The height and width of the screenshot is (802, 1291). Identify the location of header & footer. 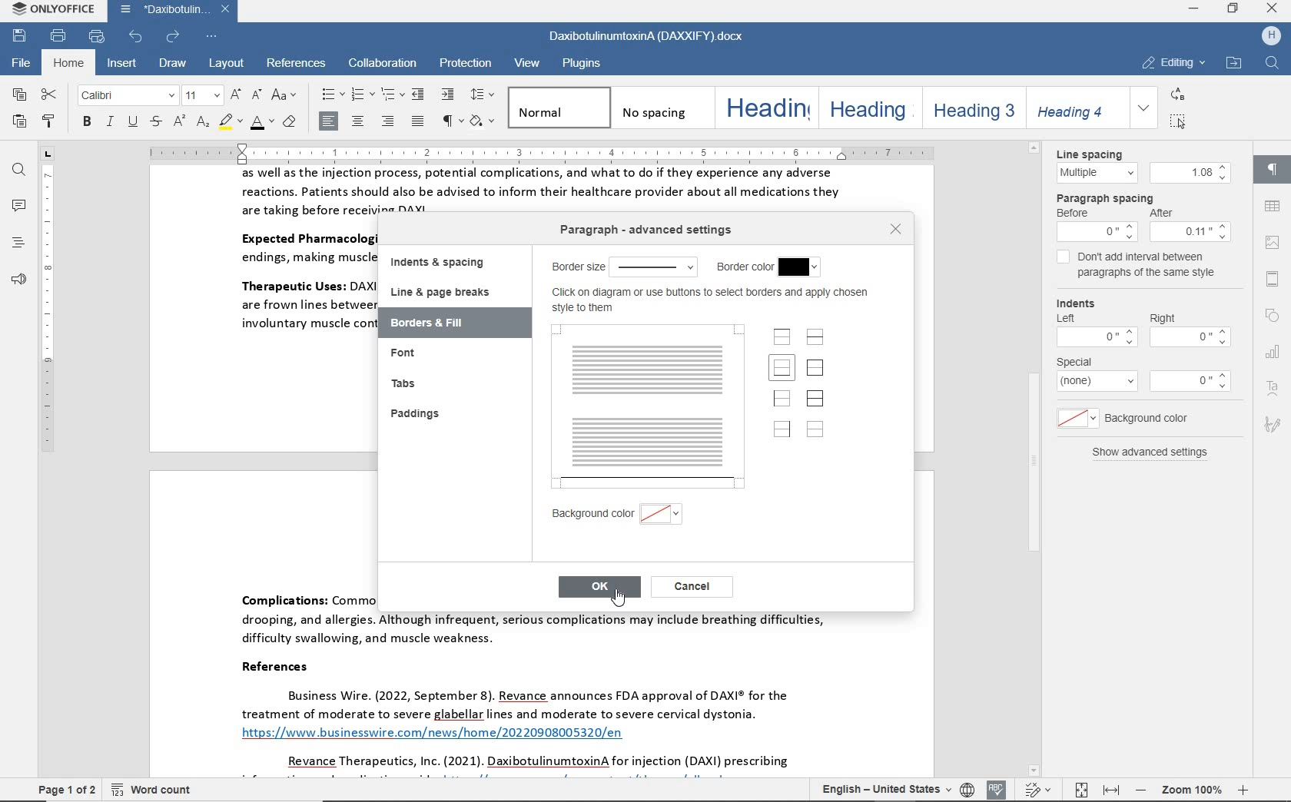
(1272, 279).